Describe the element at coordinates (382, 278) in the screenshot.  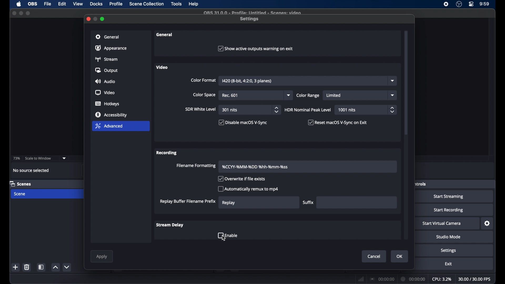
I see `connection` at that location.